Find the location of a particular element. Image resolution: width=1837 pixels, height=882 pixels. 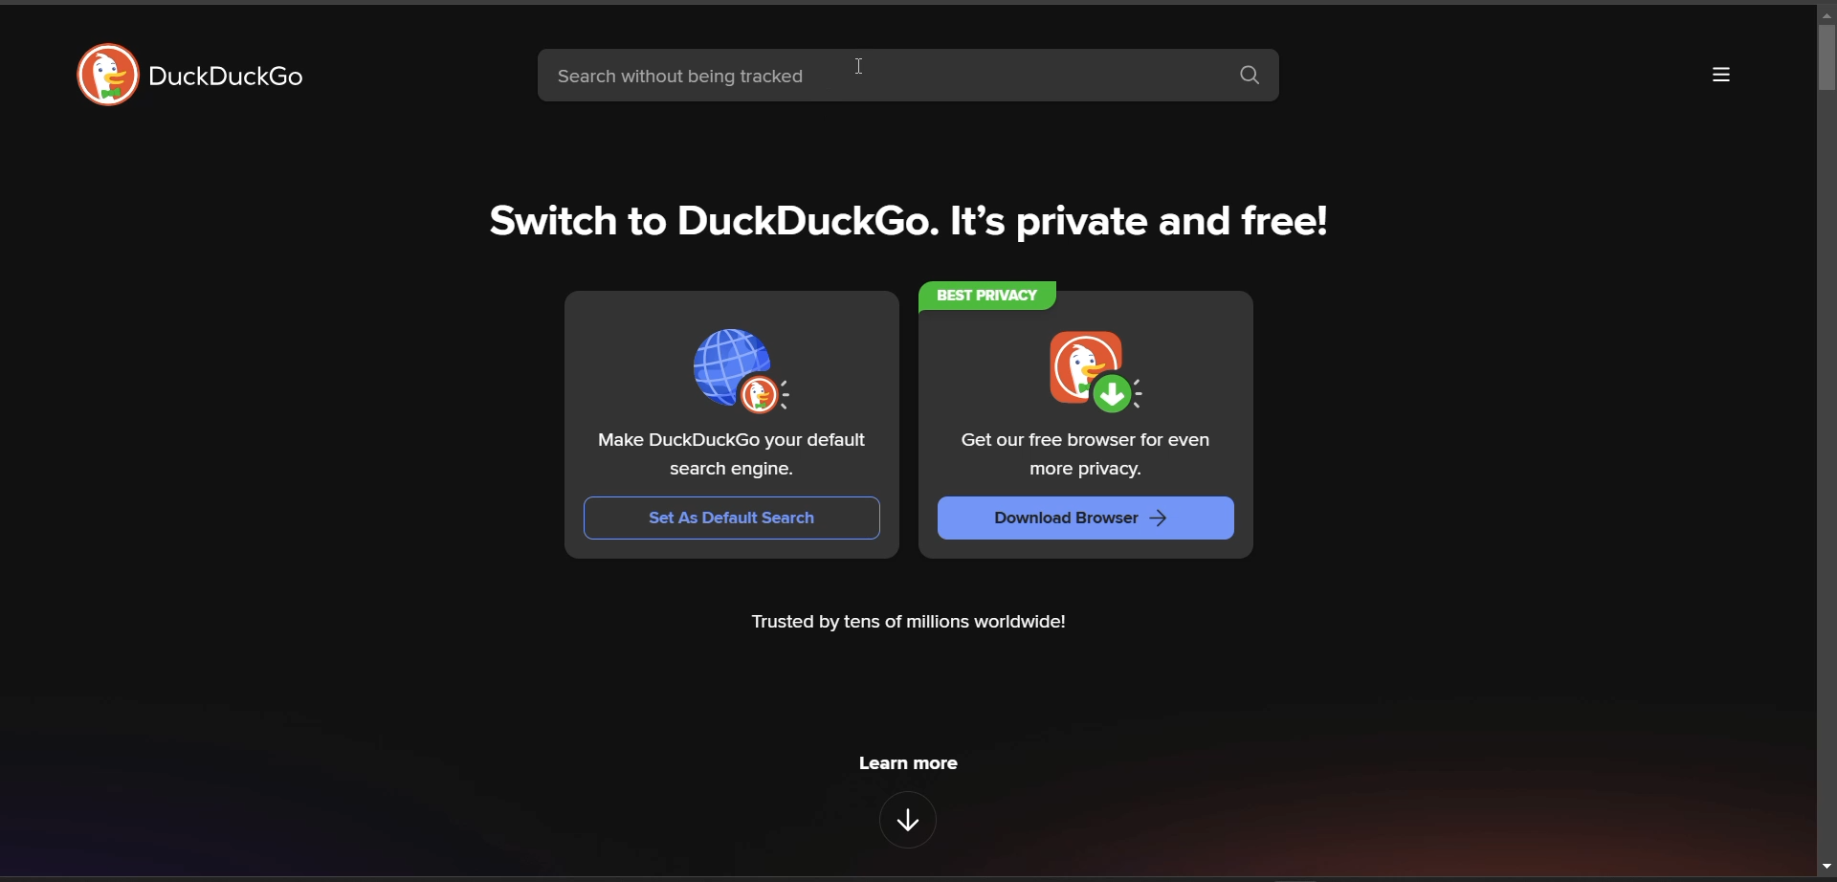

logo is located at coordinates (106, 75).